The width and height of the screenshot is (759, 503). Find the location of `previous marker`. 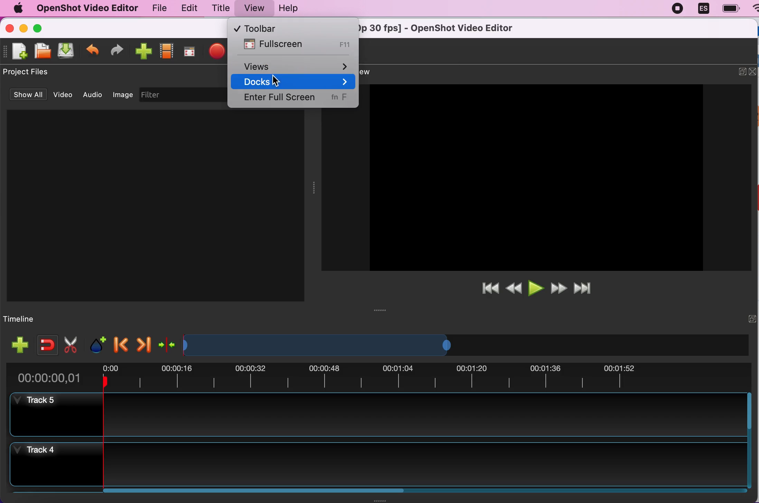

previous marker is located at coordinates (121, 342).